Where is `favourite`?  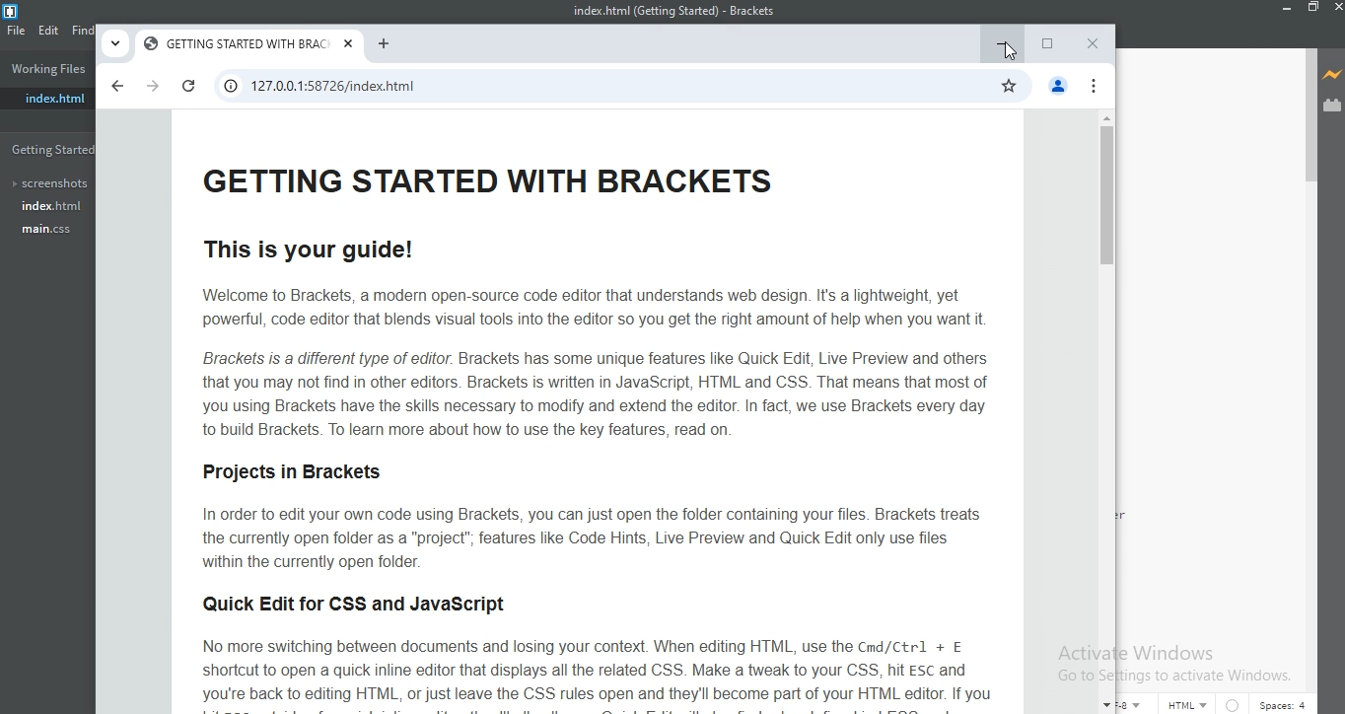 favourite is located at coordinates (1011, 86).